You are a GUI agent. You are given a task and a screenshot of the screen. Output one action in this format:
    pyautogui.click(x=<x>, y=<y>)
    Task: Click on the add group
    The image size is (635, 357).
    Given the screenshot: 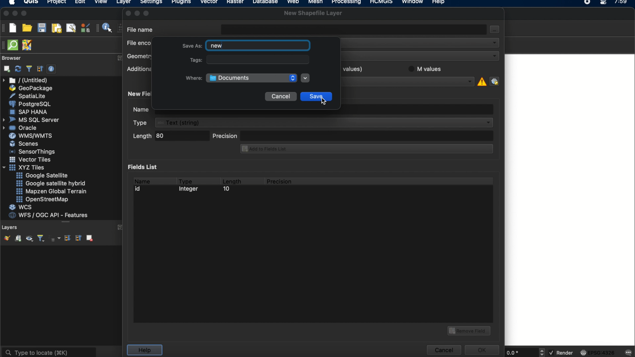 What is the action you would take?
    pyautogui.click(x=18, y=239)
    